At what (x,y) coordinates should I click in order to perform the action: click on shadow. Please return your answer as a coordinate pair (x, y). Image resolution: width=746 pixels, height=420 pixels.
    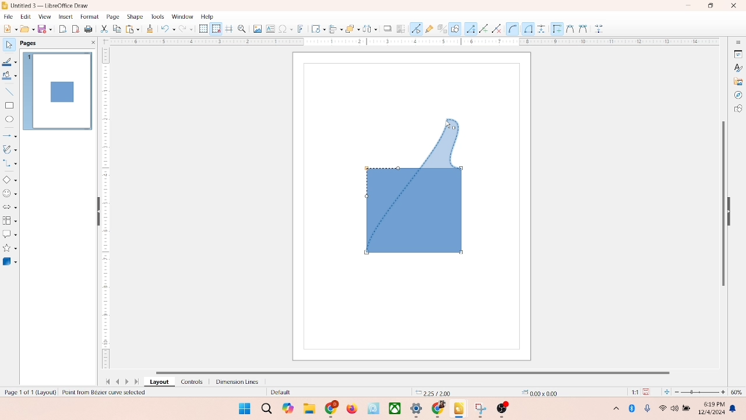
    Looking at the image, I should click on (386, 27).